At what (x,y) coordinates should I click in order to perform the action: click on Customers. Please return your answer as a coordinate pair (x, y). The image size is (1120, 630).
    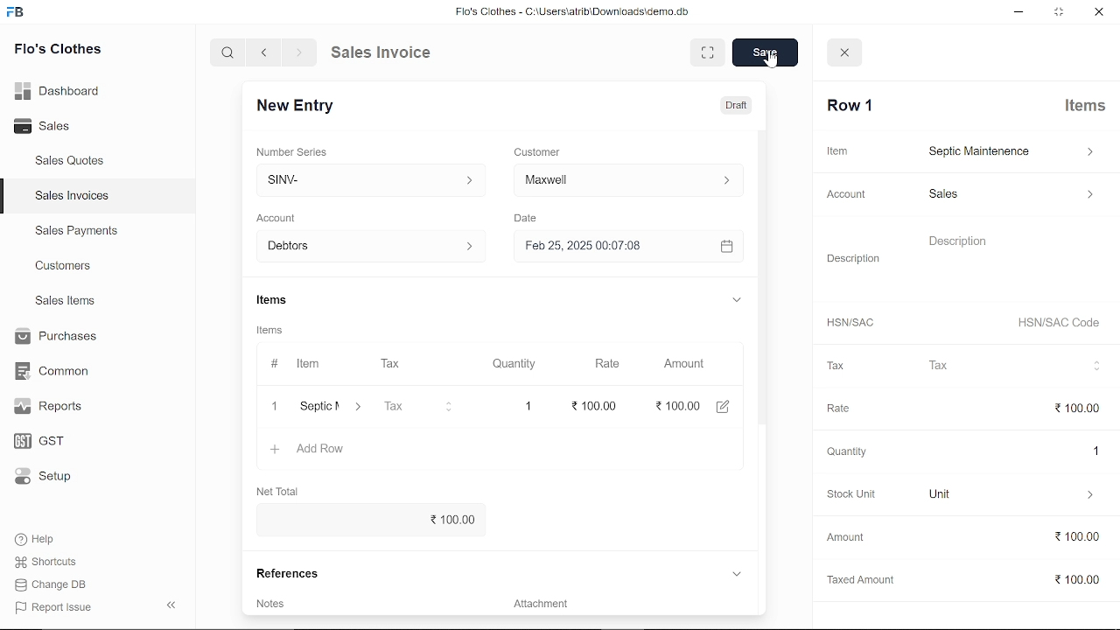
    Looking at the image, I should click on (65, 265).